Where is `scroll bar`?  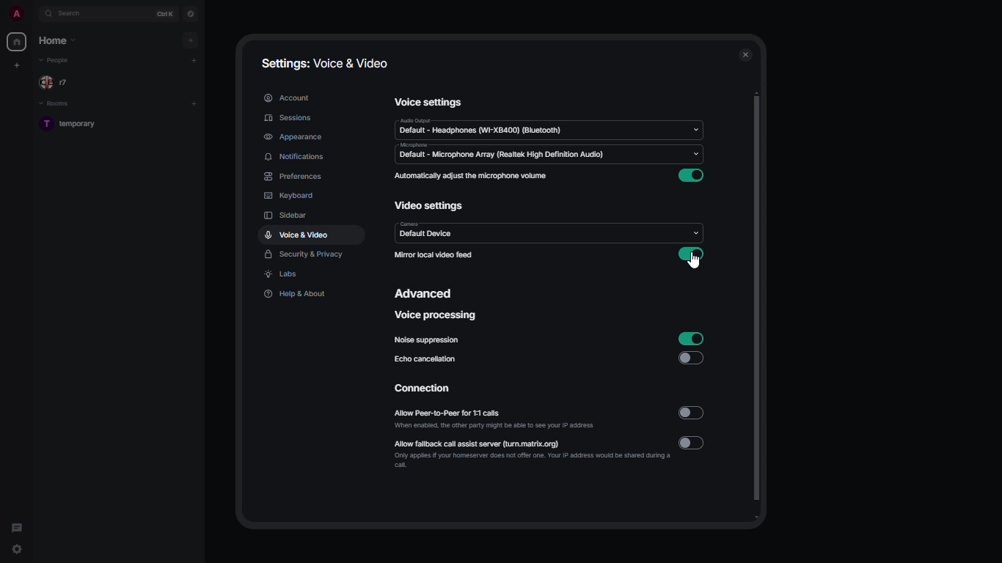
scroll bar is located at coordinates (757, 307).